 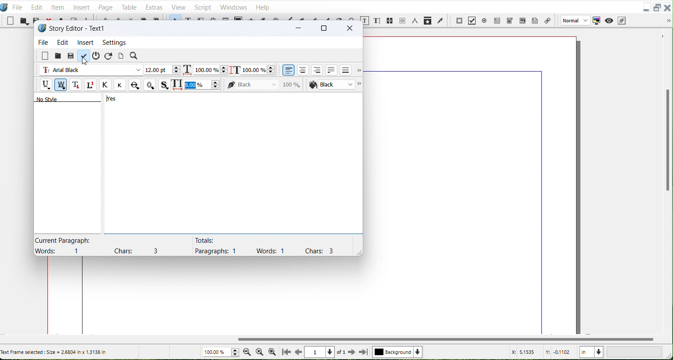 I want to click on Measurements, so click(x=415, y=21).